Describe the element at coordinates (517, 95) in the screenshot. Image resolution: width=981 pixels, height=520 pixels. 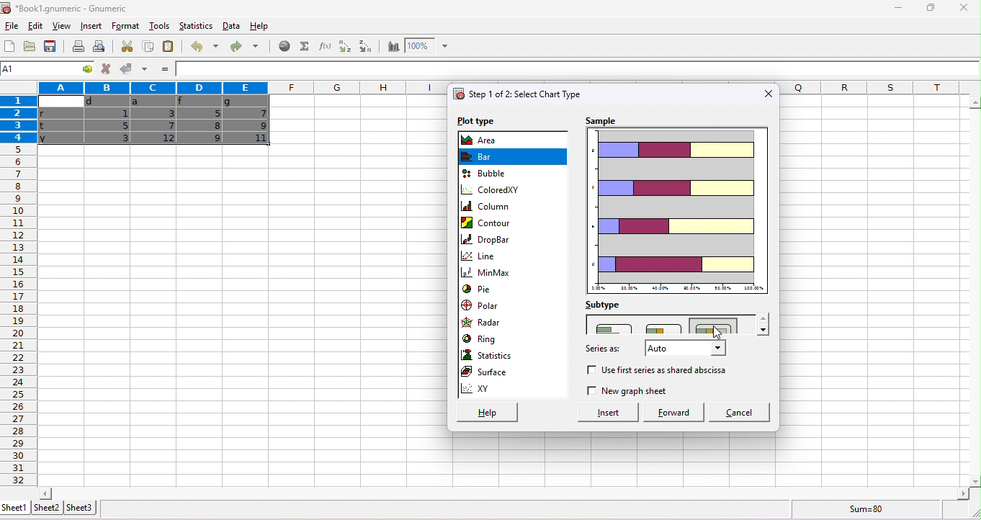
I see `select chart type` at that location.